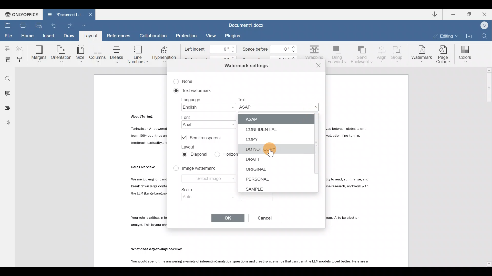 Image resolution: width=492 pixels, height=276 pixels. I want to click on Image watermark, so click(200, 169).